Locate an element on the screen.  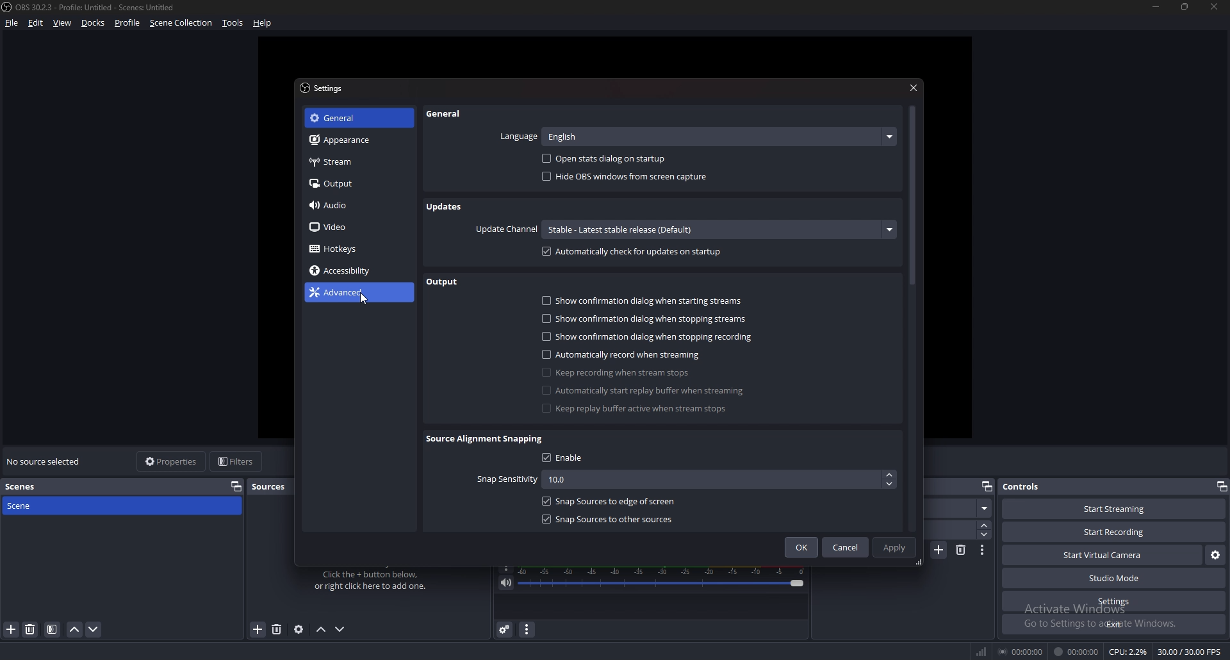
scene filter is located at coordinates (51, 629).